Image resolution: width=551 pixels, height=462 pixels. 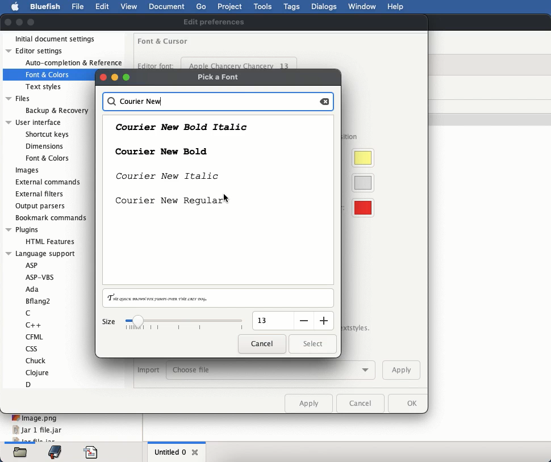 What do you see at coordinates (111, 100) in the screenshot?
I see `search` at bounding box center [111, 100].